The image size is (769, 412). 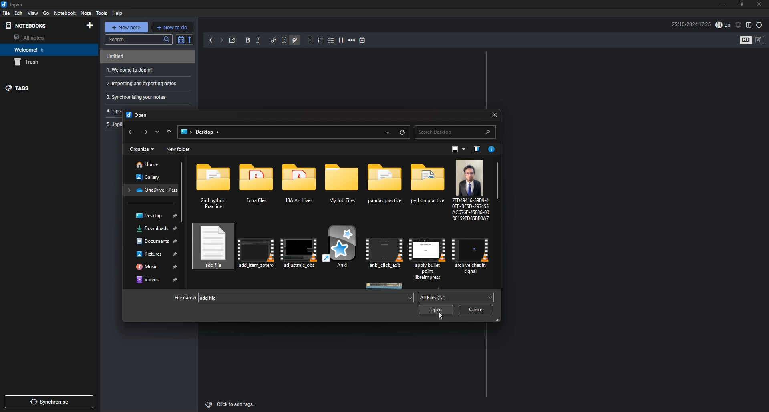 What do you see at coordinates (321, 40) in the screenshot?
I see `numbered list` at bounding box center [321, 40].